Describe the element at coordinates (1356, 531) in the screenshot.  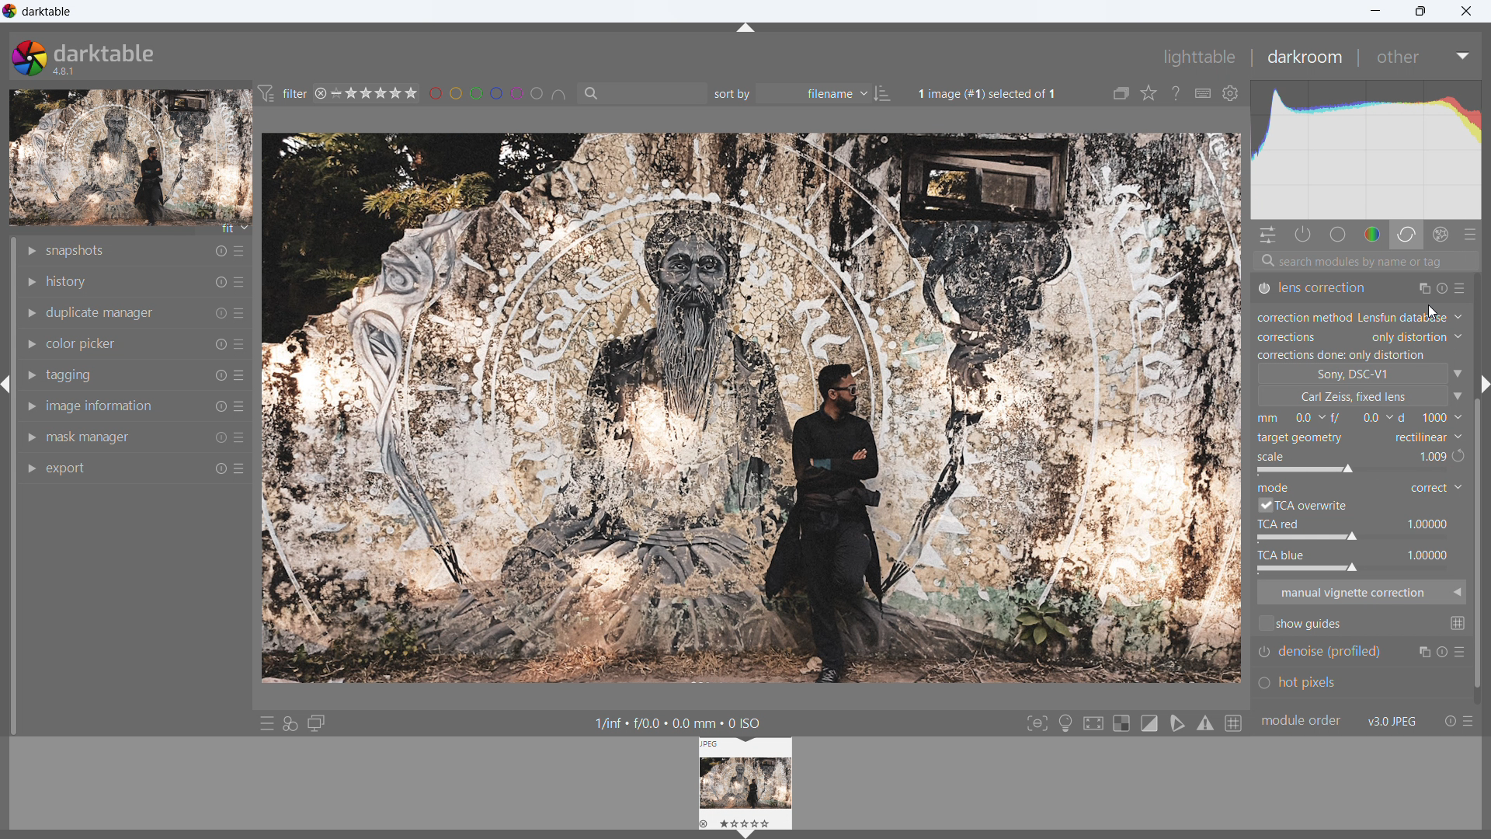
I see `tca red` at that location.